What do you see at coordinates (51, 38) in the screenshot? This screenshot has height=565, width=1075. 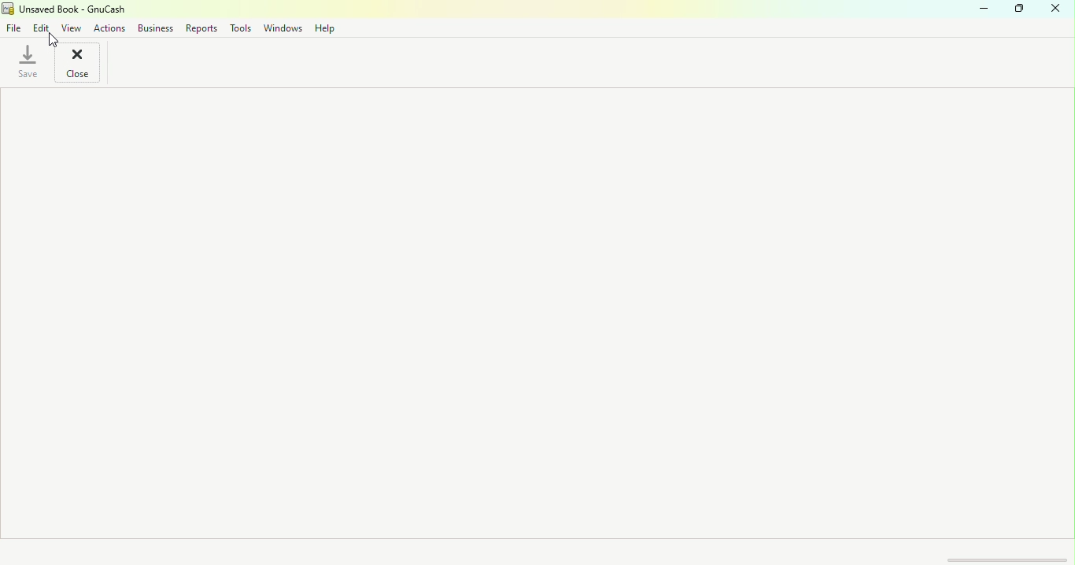 I see `cursor` at bounding box center [51, 38].